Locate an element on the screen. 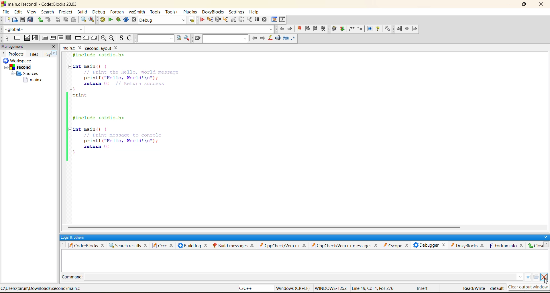 The image size is (550, 293). paste is located at coordinates (73, 21).